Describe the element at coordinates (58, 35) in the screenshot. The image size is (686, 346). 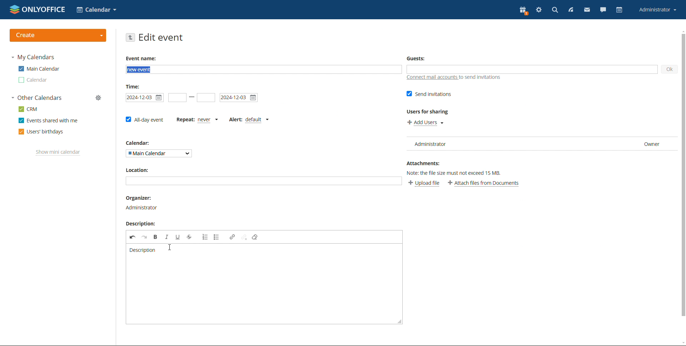
I see `create` at that location.